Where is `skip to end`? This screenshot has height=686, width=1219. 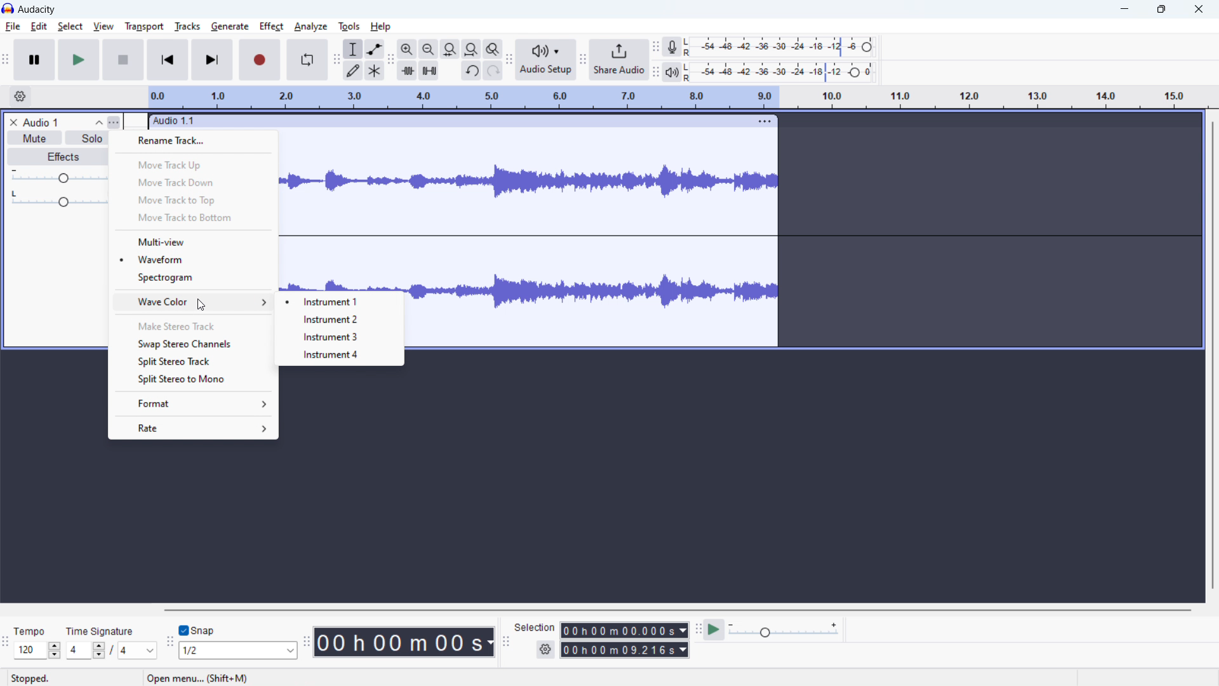 skip to end is located at coordinates (213, 60).